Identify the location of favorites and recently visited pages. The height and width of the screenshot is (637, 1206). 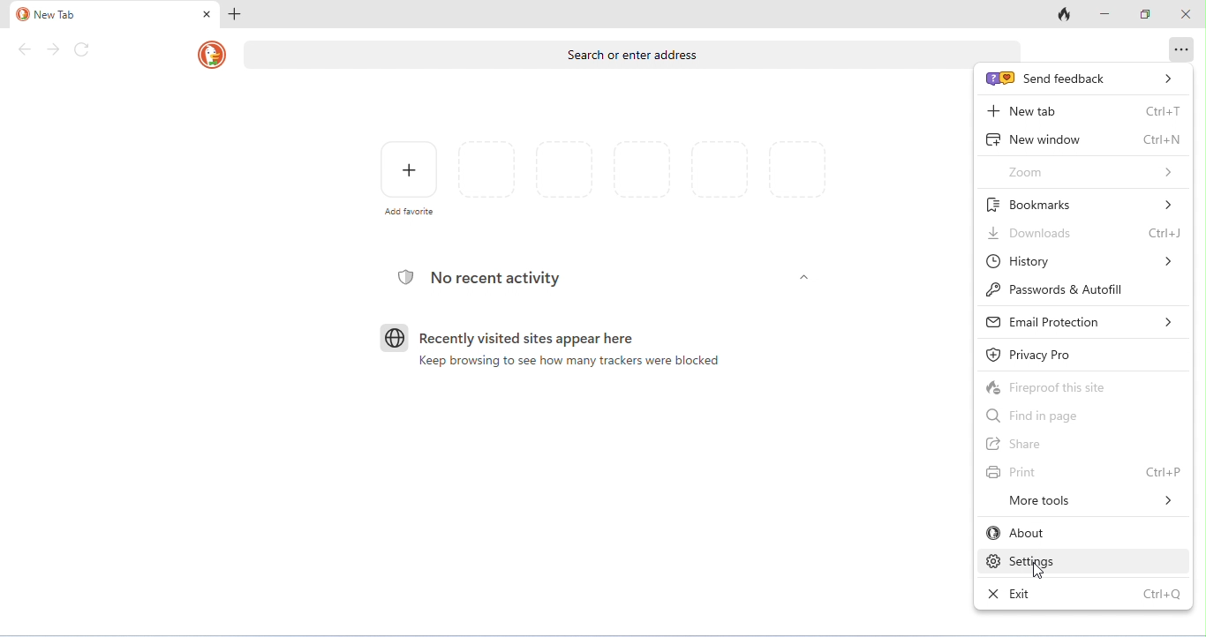
(642, 172).